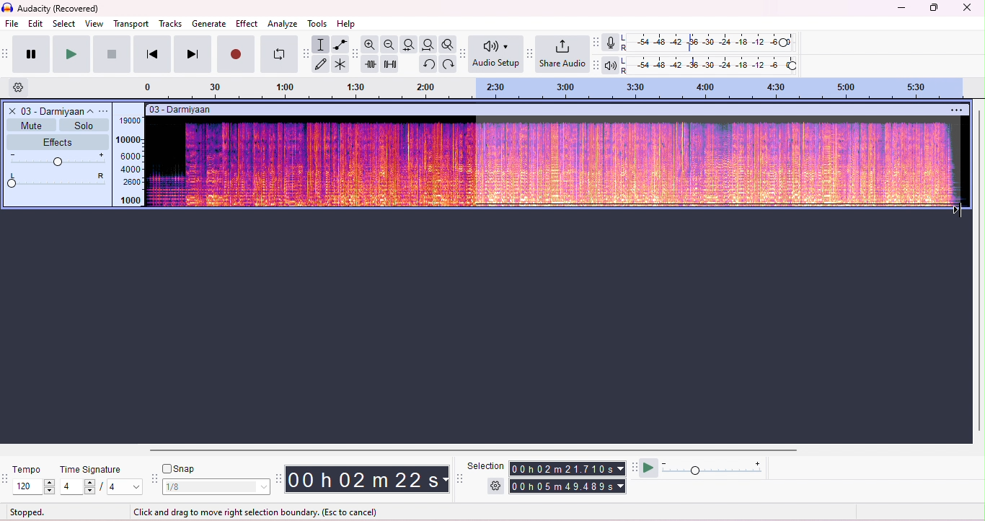  Describe the element at coordinates (247, 25) in the screenshot. I see `effect` at that location.